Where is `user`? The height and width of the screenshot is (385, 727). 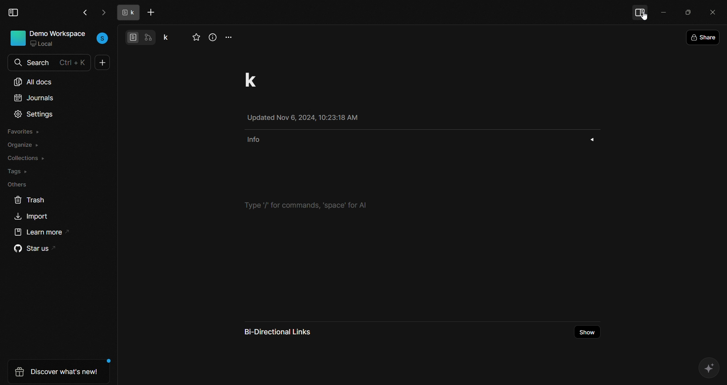
user is located at coordinates (103, 38).